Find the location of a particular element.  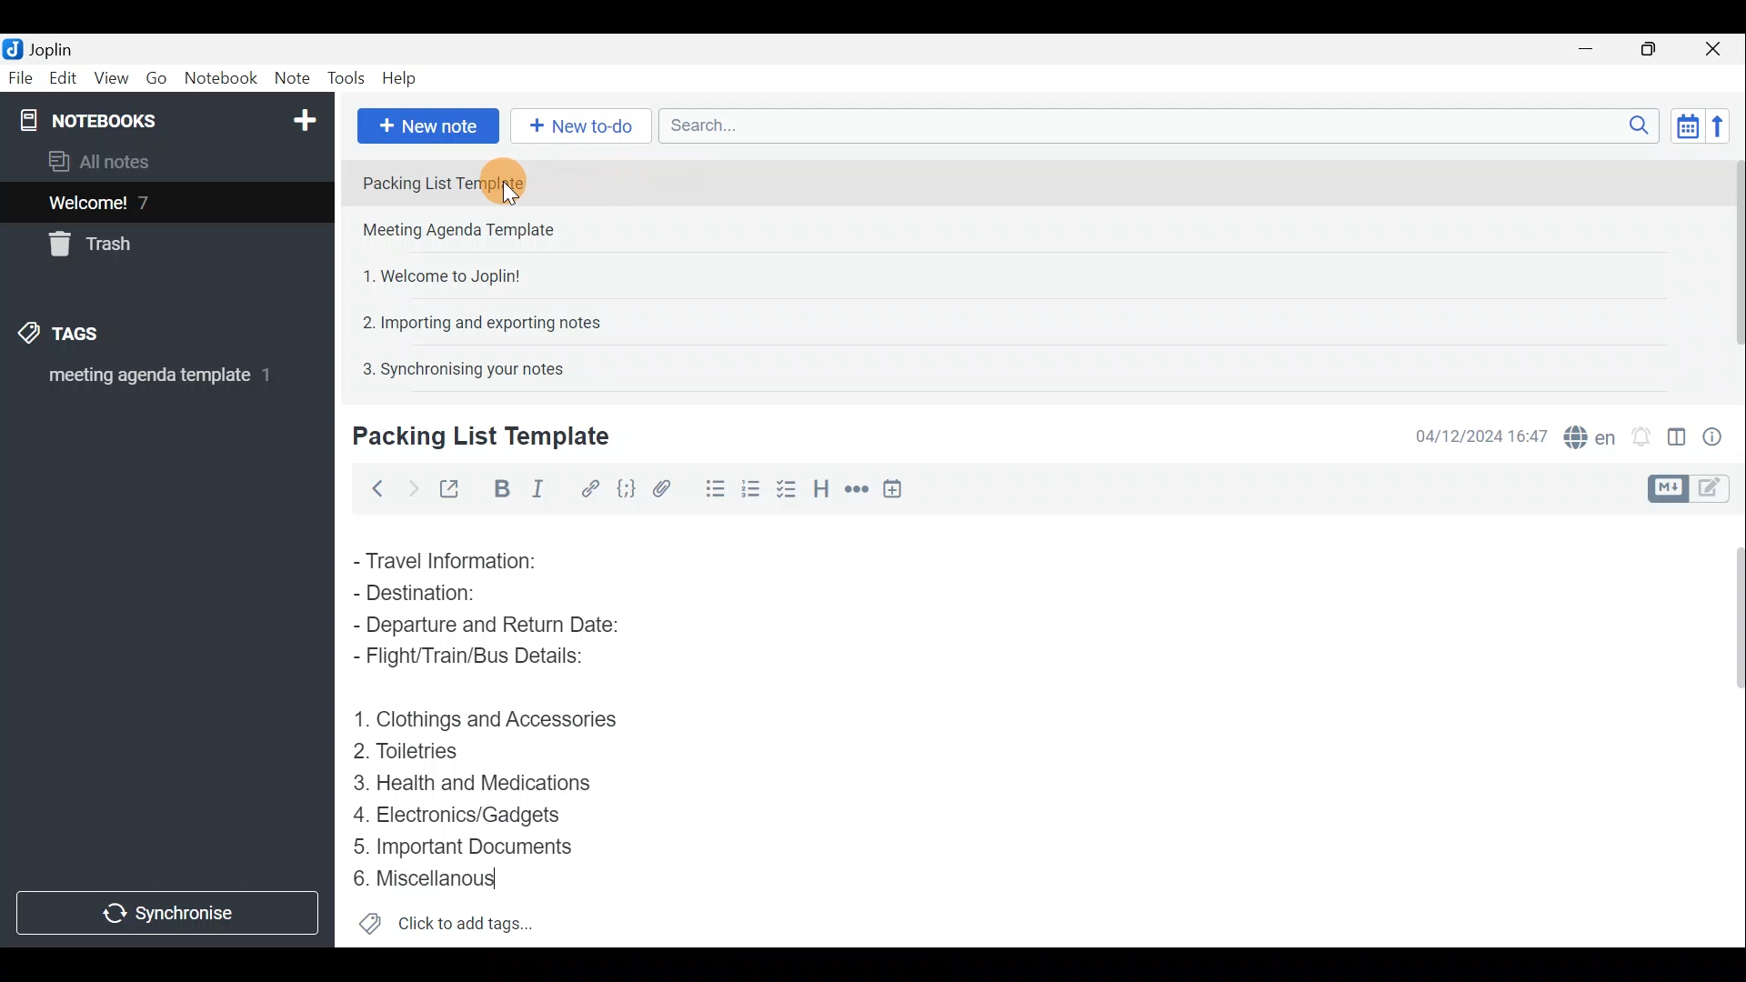

Horizontal rule is located at coordinates (854, 489).